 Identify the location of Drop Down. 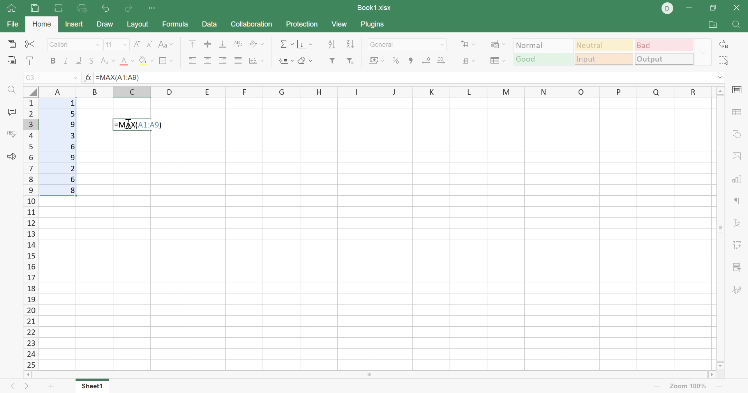
(721, 80).